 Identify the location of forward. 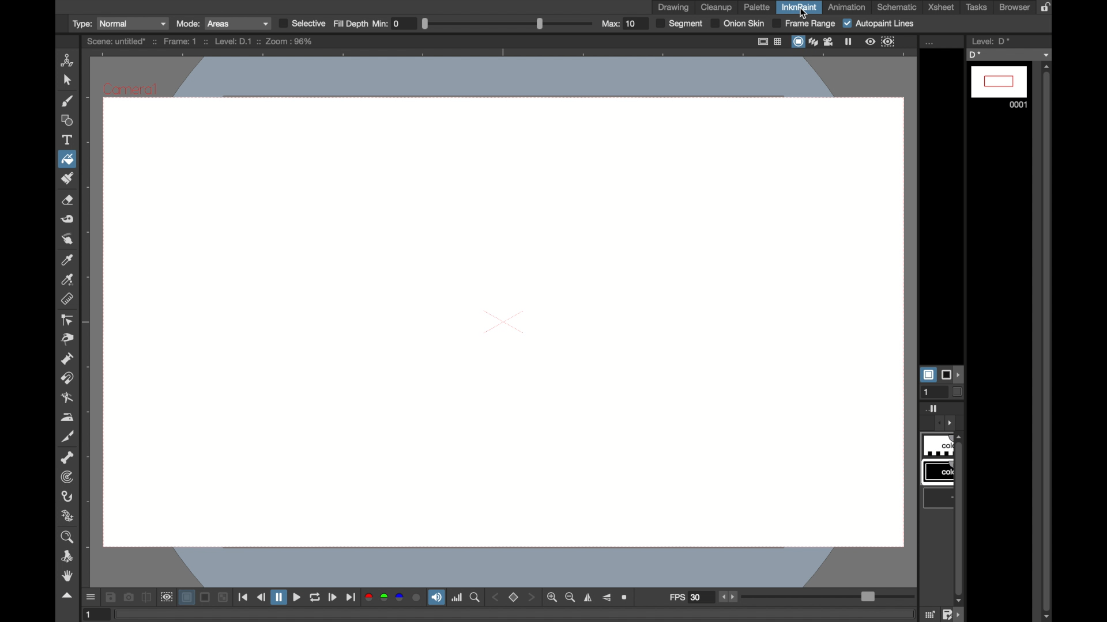
(298, 598).